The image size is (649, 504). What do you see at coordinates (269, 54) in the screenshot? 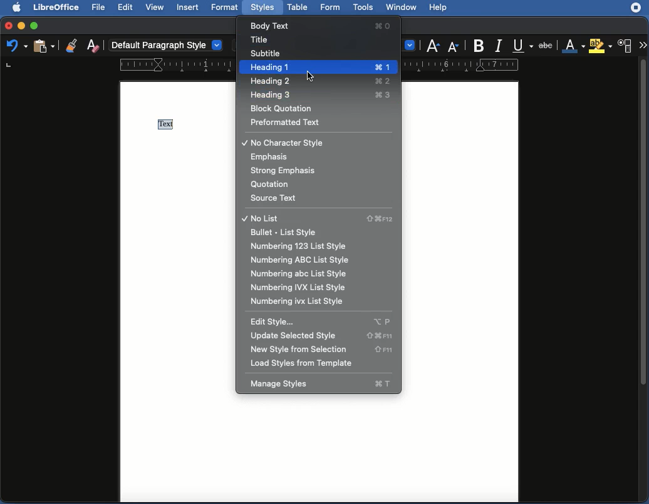
I see `Subtitle ` at bounding box center [269, 54].